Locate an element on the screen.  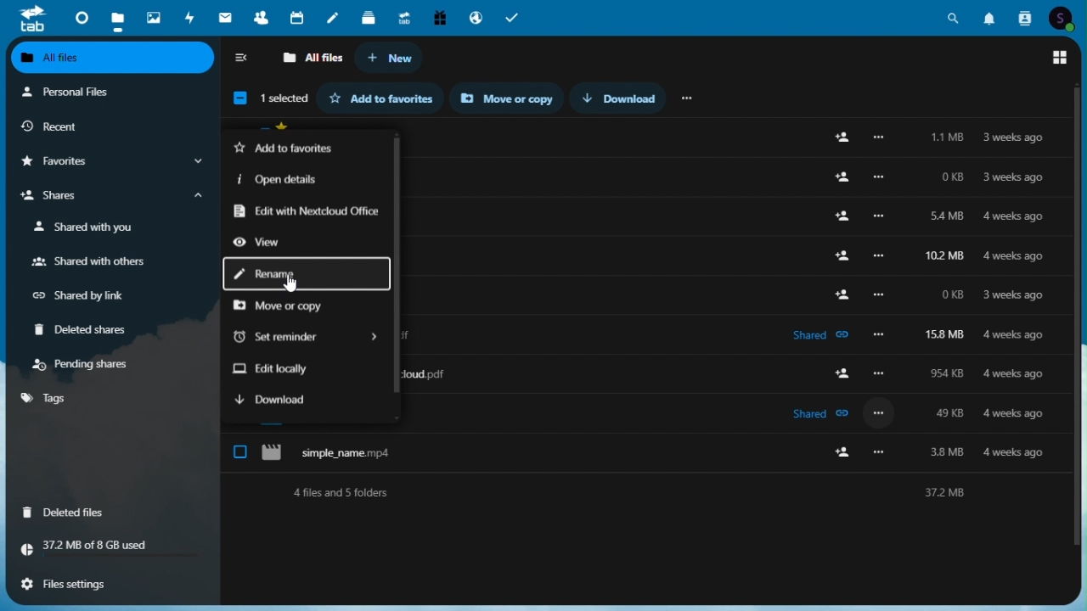
files is located at coordinates (116, 18).